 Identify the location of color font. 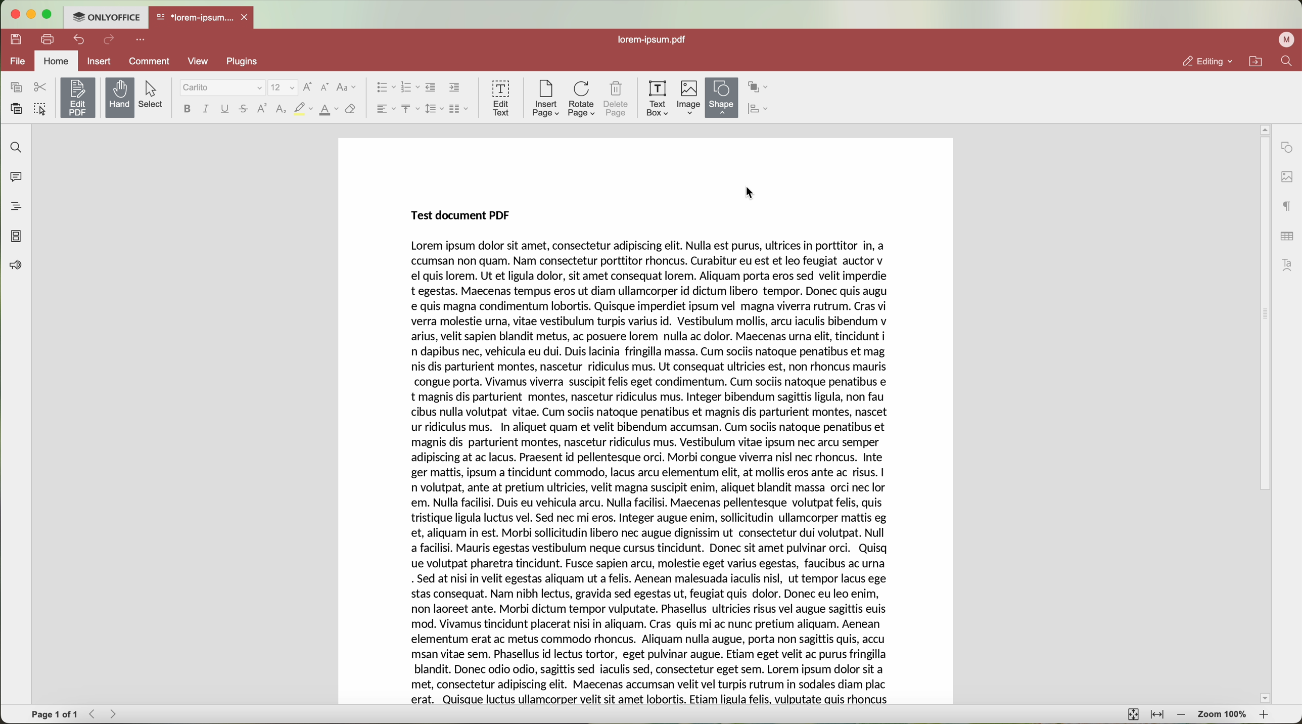
(329, 110).